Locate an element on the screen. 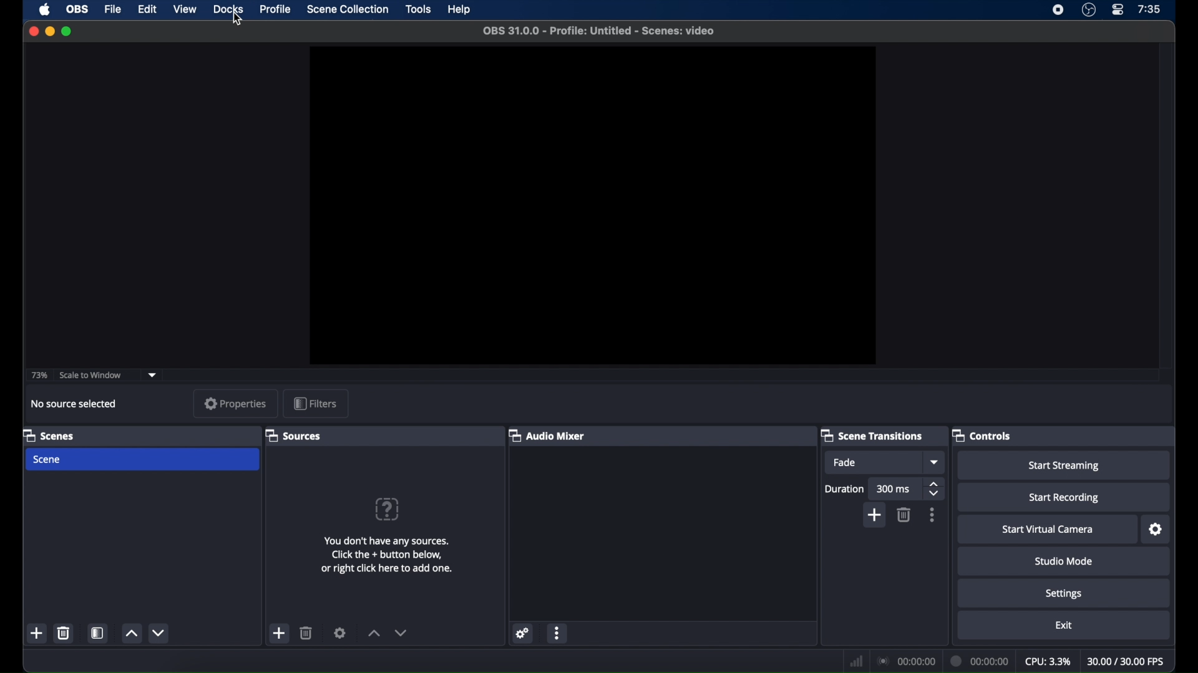  controls is located at coordinates (982, 435).